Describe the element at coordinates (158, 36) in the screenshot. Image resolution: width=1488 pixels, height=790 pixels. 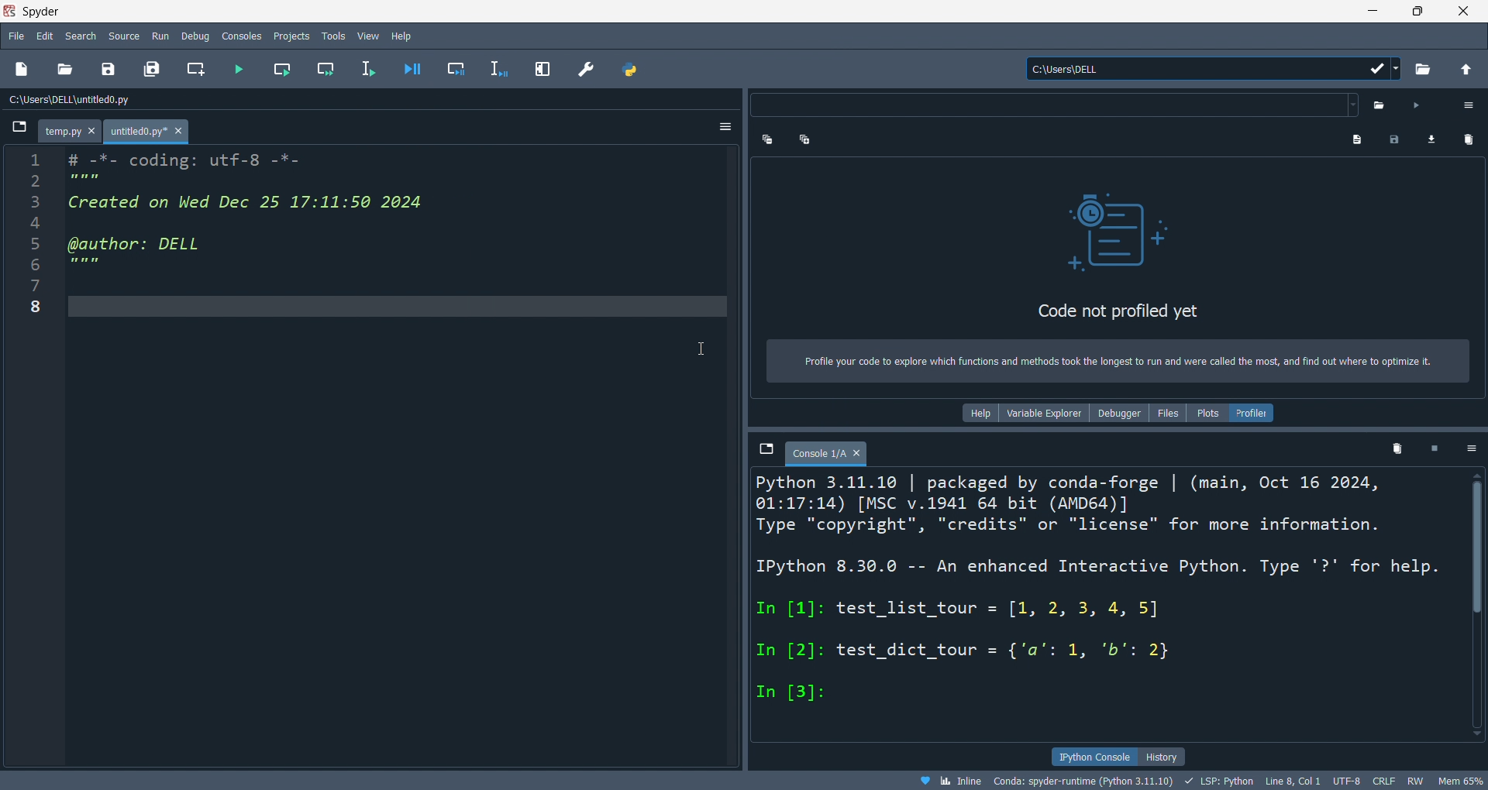
I see `run` at that location.